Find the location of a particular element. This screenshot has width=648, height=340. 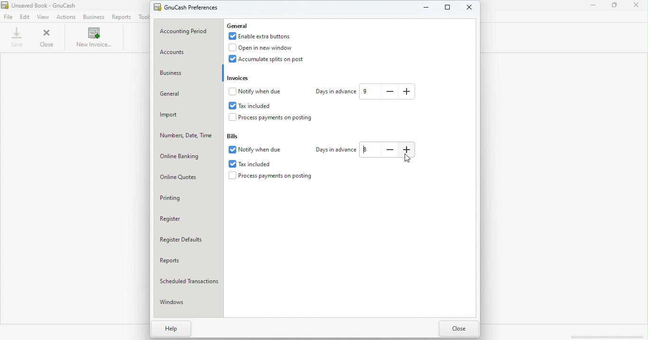

Maximize is located at coordinates (449, 9).